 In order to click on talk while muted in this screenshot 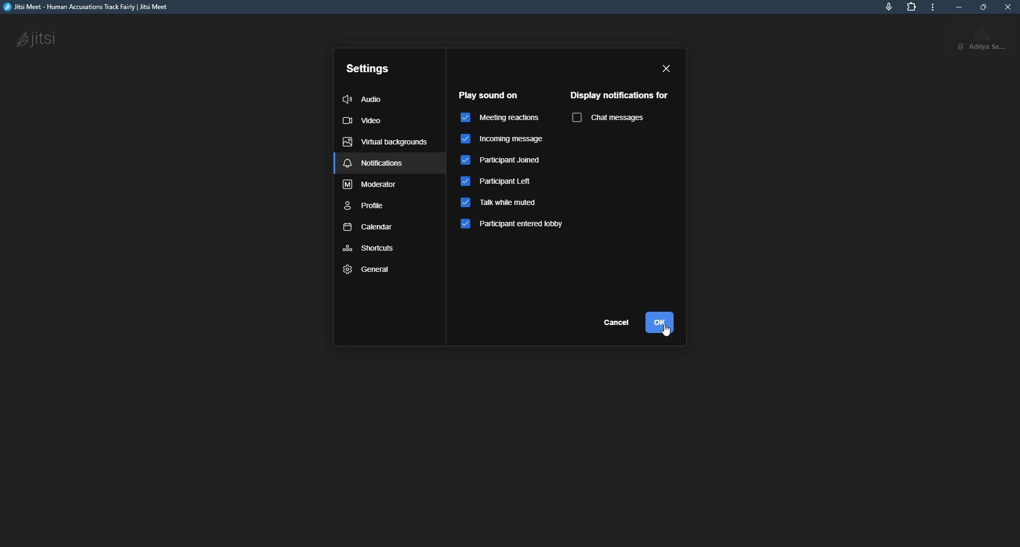, I will do `click(499, 202)`.